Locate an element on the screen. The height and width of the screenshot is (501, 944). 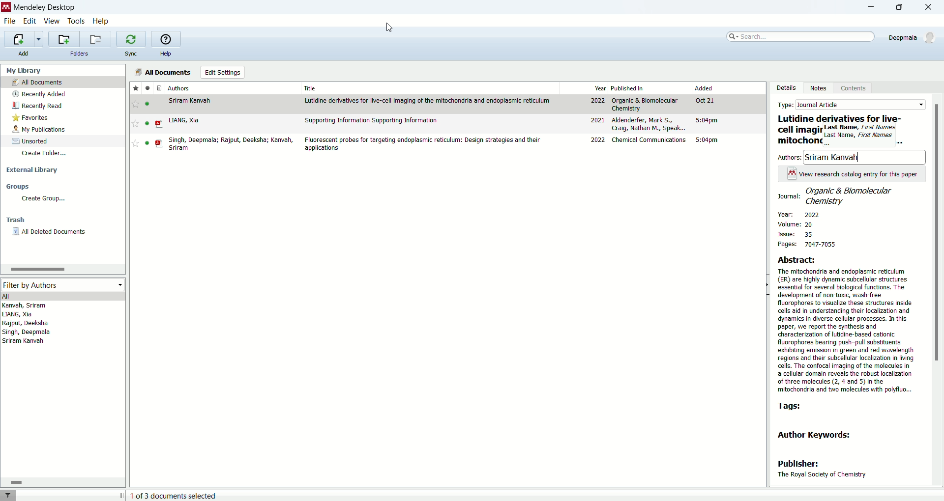
all deleted documents is located at coordinates (48, 231).